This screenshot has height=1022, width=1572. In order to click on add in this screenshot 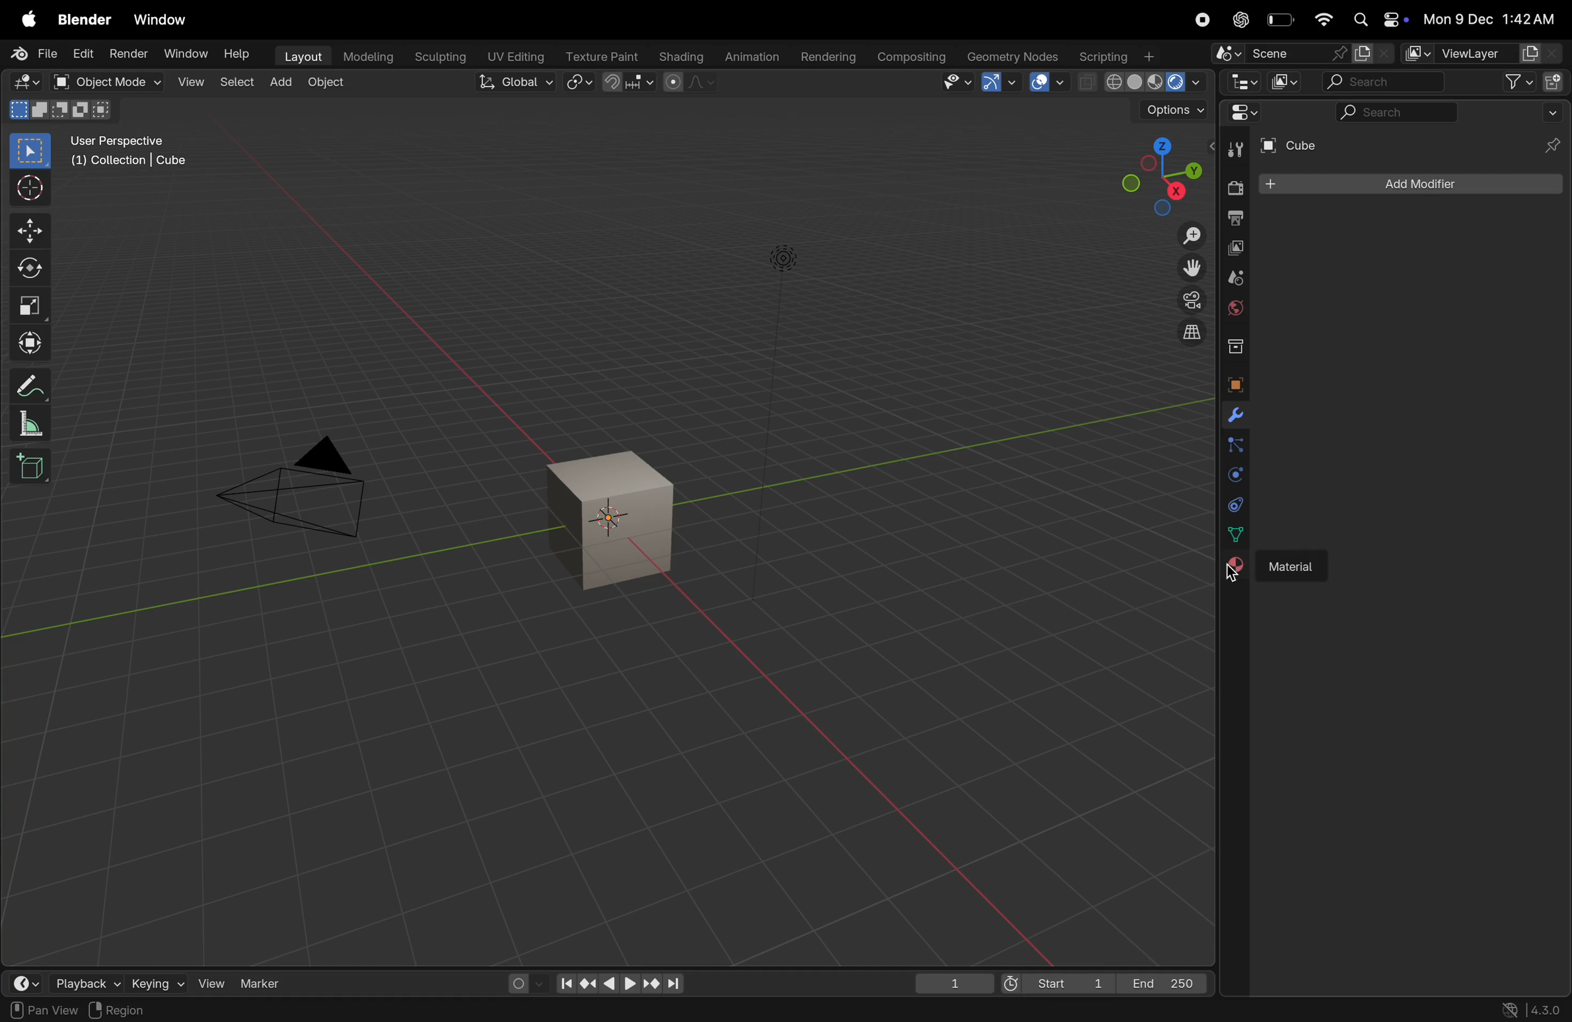, I will do `click(280, 84)`.